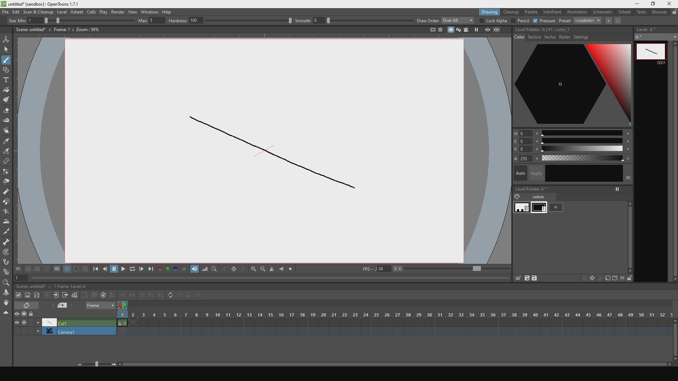 This screenshot has width=678, height=381. I want to click on color , so click(573, 159).